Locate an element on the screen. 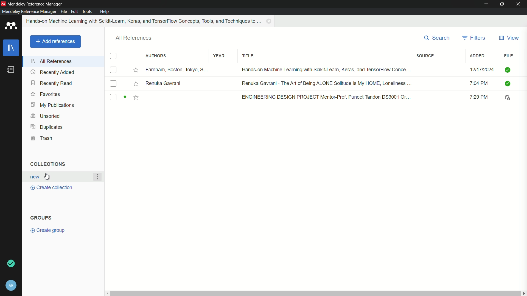 The image size is (527, 296). my publications is located at coordinates (52, 105).